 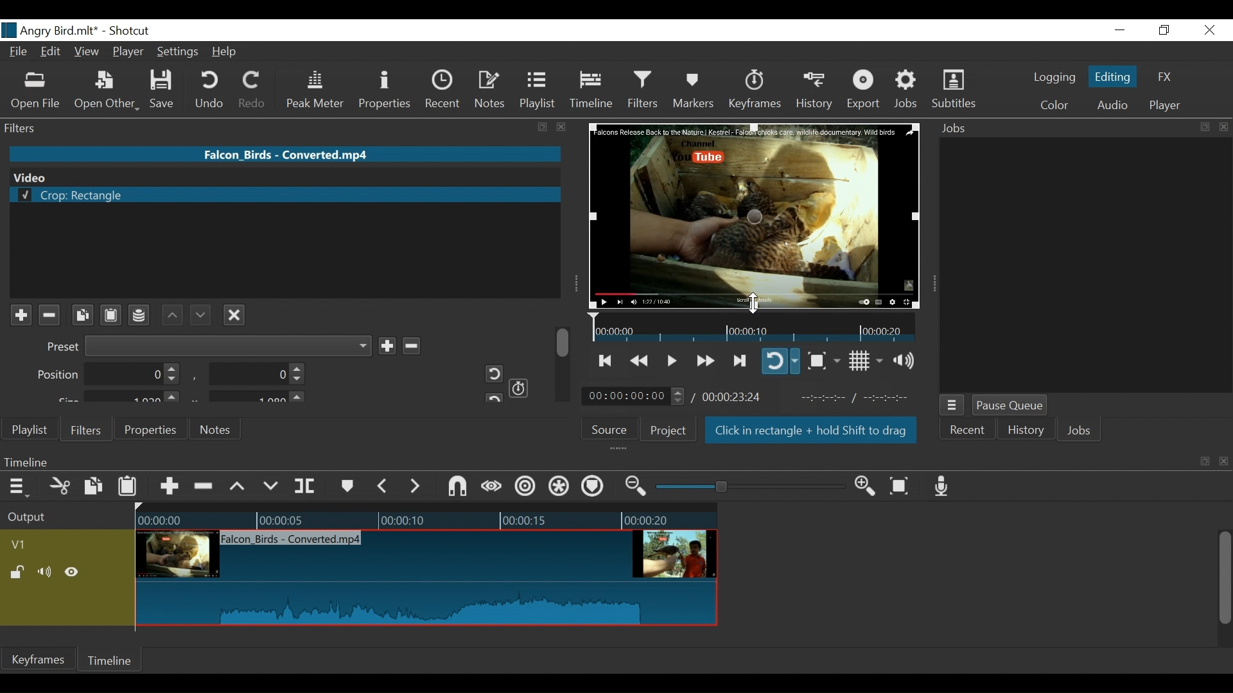 What do you see at coordinates (1054, 79) in the screenshot?
I see `logging` at bounding box center [1054, 79].